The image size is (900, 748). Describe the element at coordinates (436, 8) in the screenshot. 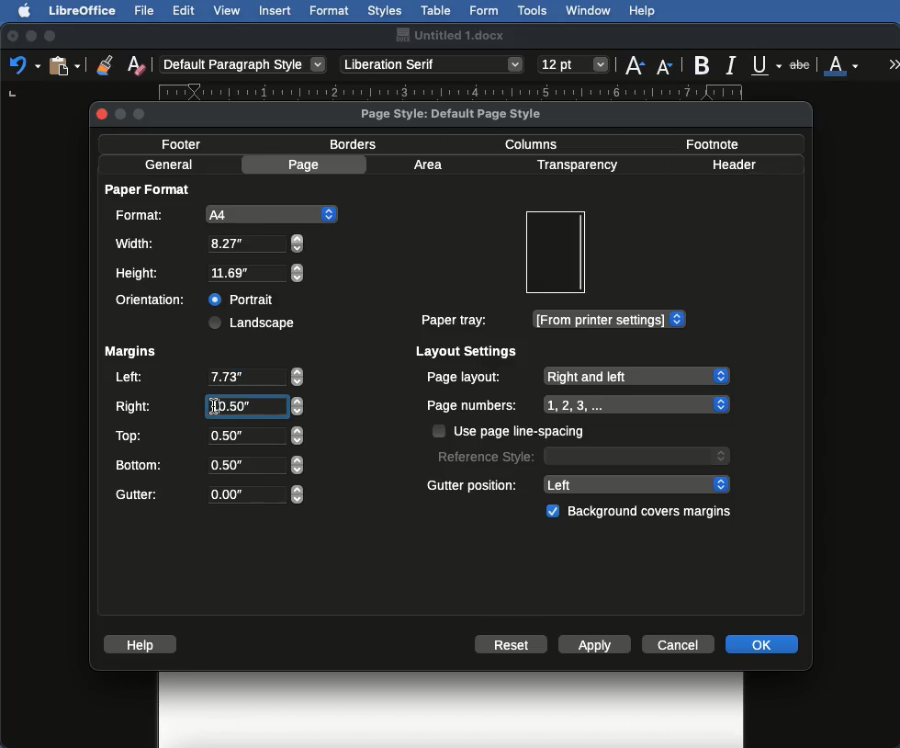

I see `Table` at that location.